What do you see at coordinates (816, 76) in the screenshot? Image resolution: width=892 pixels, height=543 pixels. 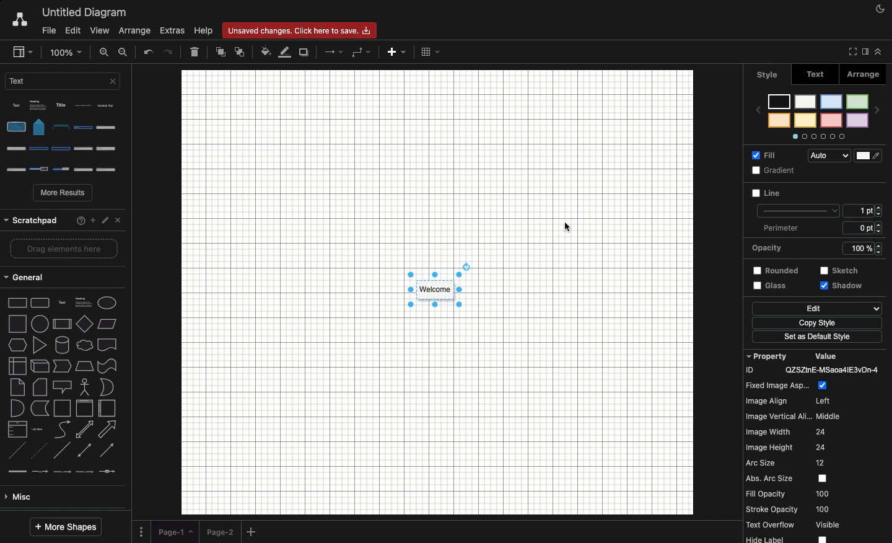 I see `Text` at bounding box center [816, 76].